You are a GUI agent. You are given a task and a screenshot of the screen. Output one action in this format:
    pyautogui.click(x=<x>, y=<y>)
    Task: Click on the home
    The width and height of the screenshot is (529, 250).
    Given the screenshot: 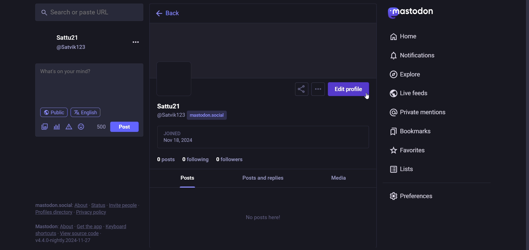 What is the action you would take?
    pyautogui.click(x=405, y=37)
    